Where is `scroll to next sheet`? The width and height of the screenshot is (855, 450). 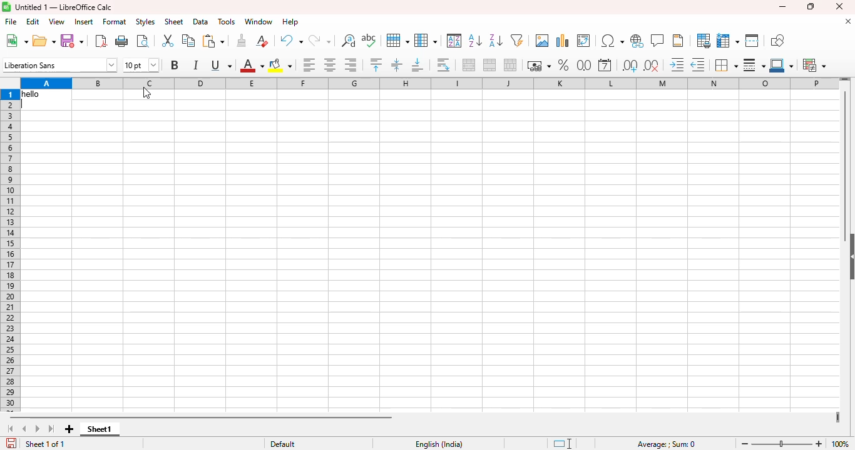 scroll to next sheet is located at coordinates (38, 428).